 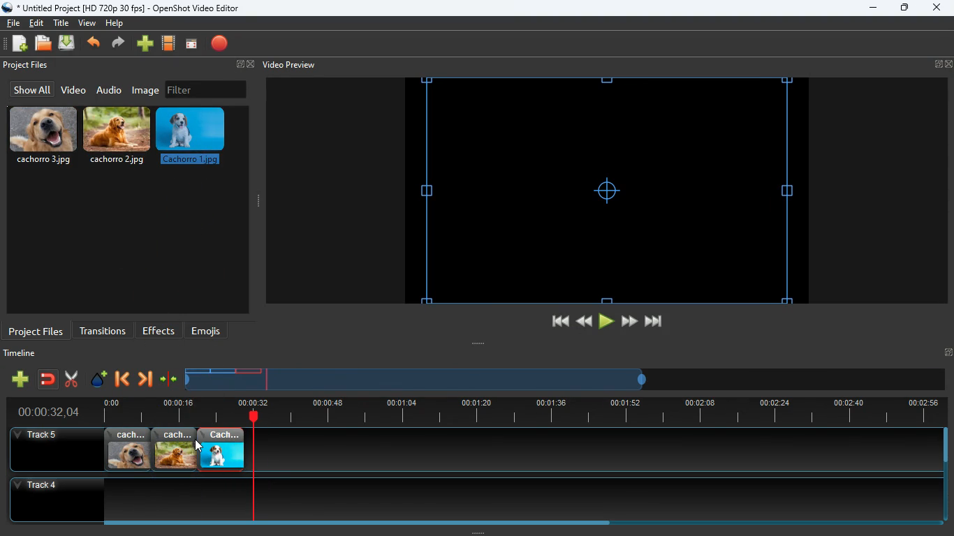 I want to click on image 2 timeline, so click(x=225, y=371).